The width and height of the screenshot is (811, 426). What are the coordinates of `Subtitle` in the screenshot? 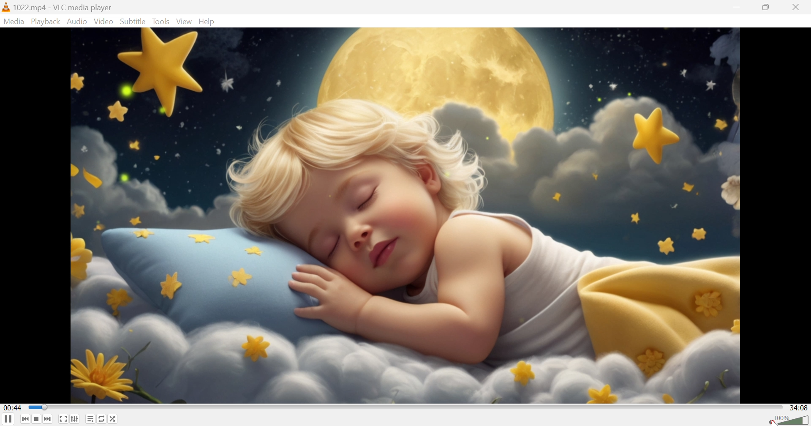 It's located at (133, 21).